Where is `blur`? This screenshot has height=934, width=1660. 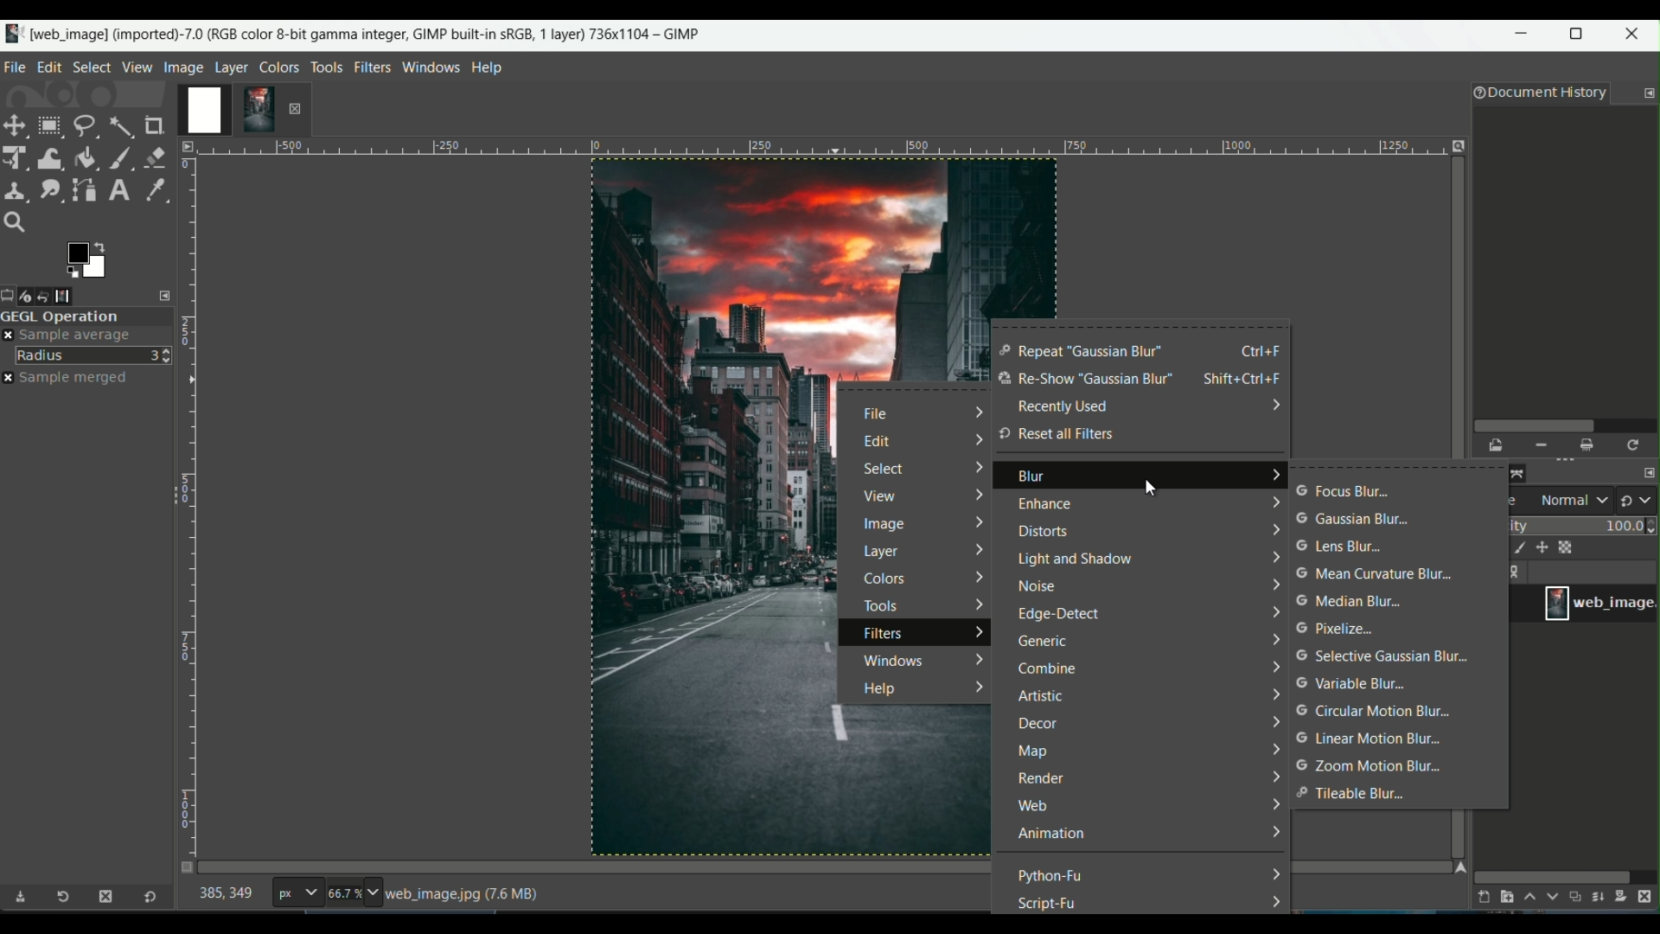 blur is located at coordinates (1032, 480).